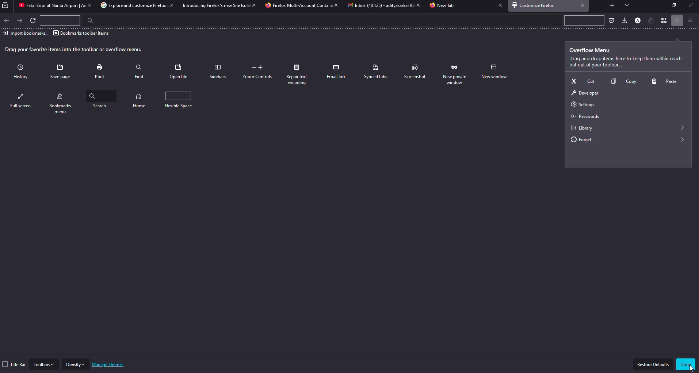 The width and height of the screenshot is (699, 373). I want to click on save page, so click(62, 72).